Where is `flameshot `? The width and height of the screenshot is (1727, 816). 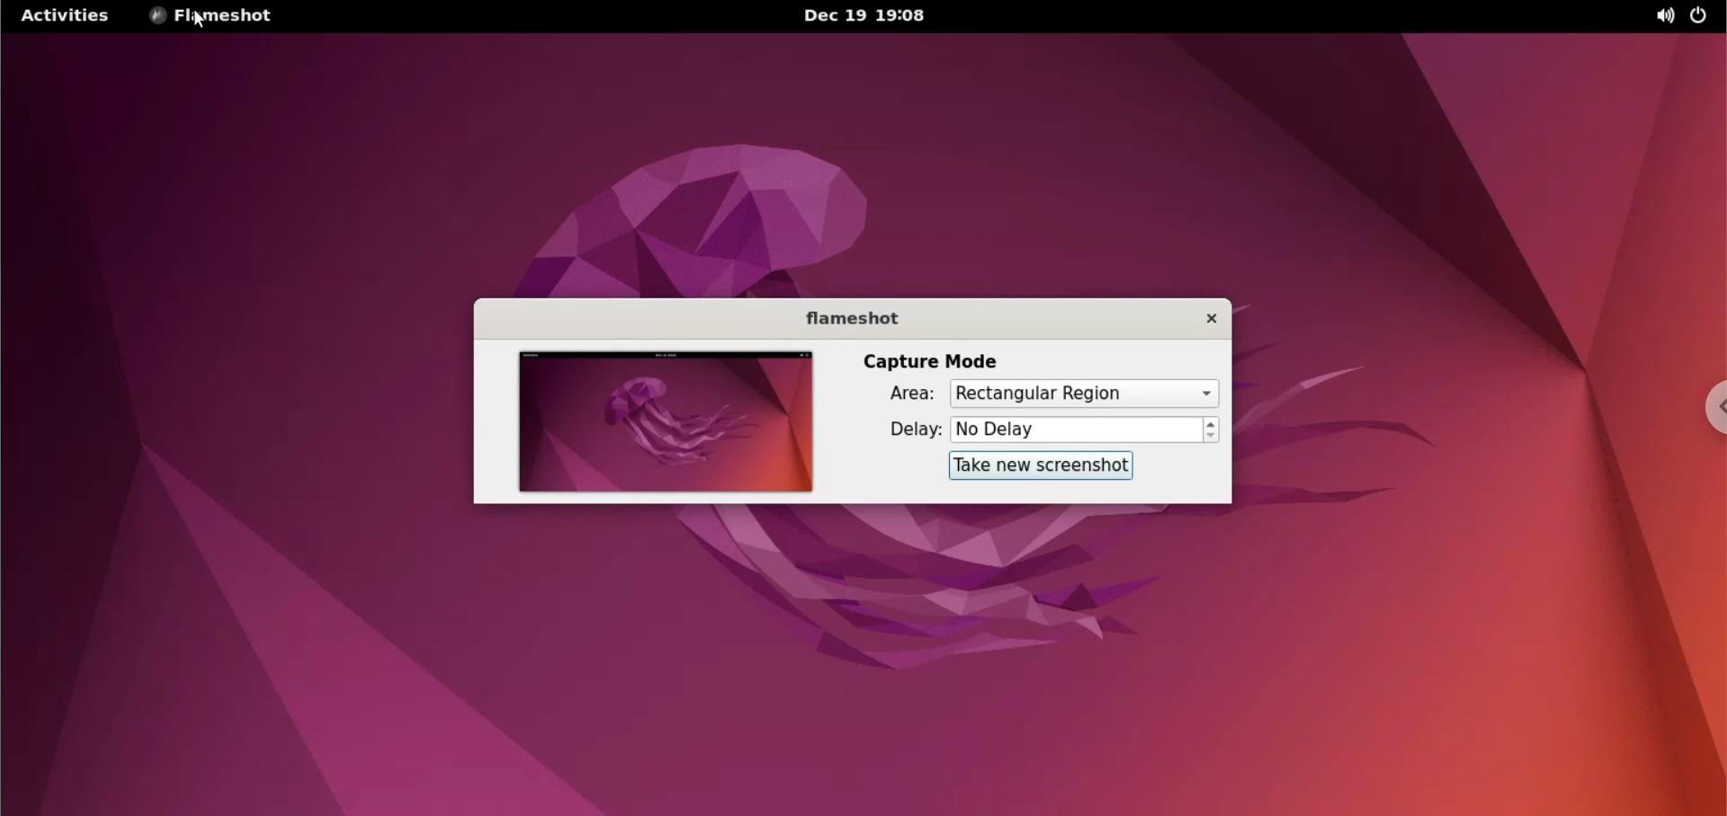
flameshot  is located at coordinates (846, 317).